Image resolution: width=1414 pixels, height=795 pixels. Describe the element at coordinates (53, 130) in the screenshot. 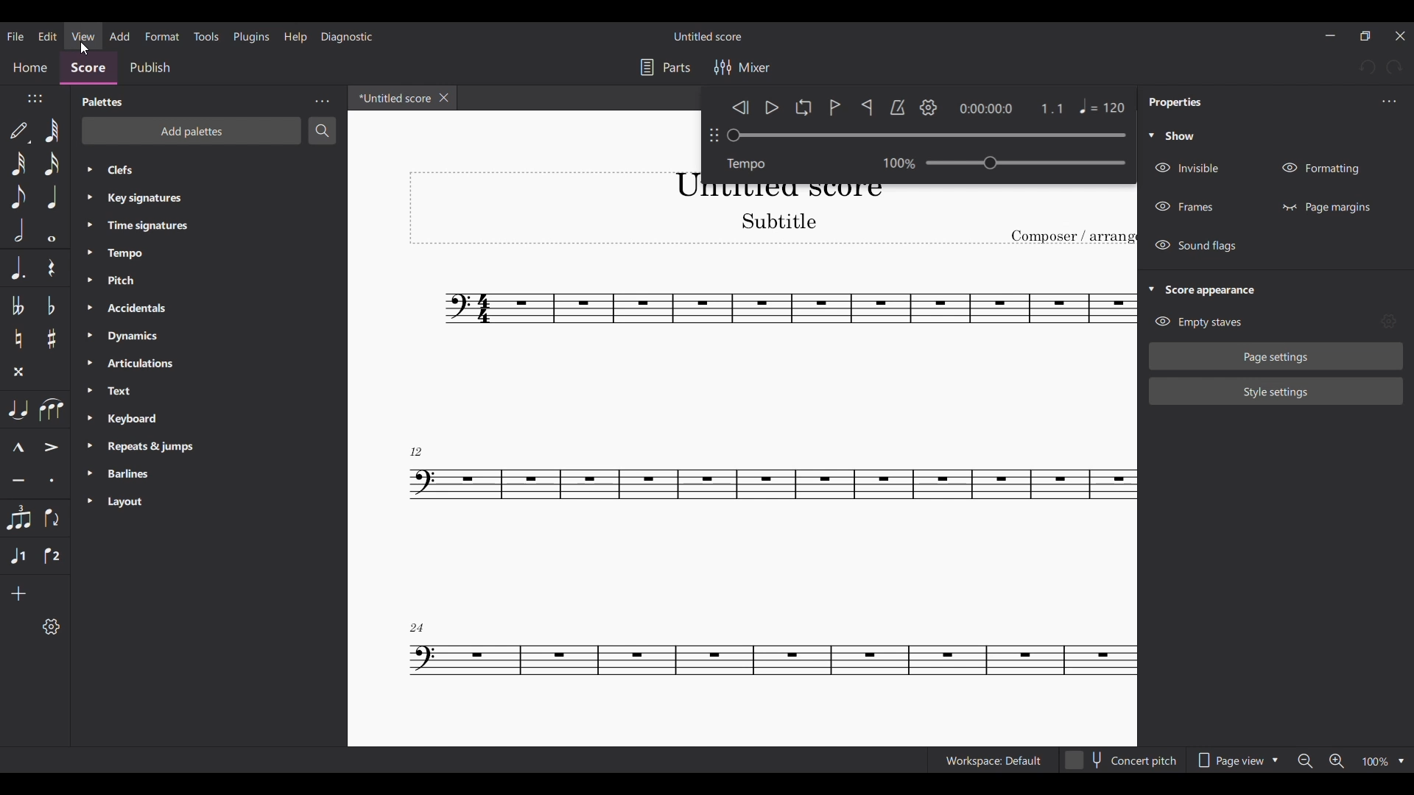

I see `64th note` at that location.